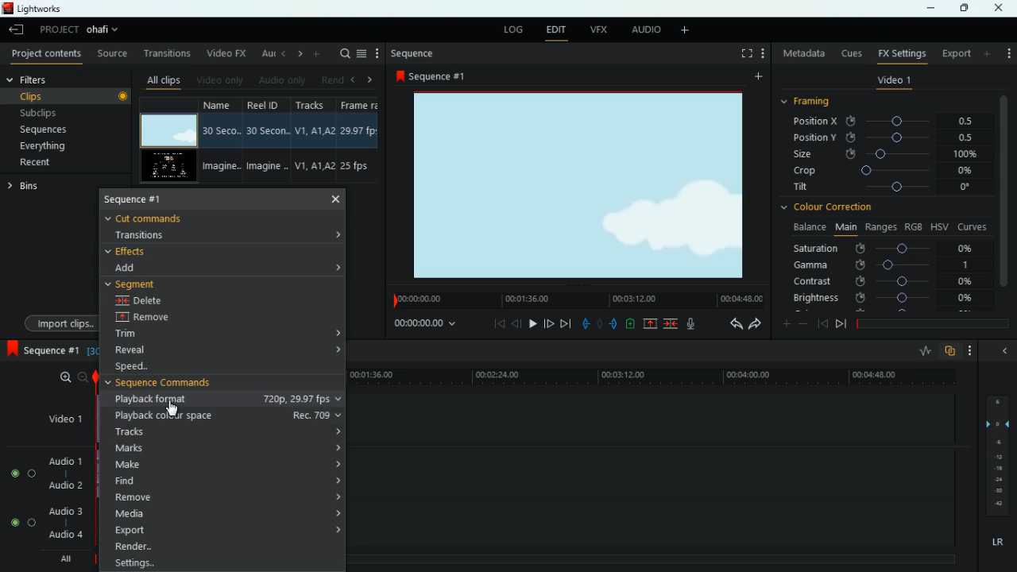 The image size is (1017, 572). I want to click on reel id, so click(265, 142).